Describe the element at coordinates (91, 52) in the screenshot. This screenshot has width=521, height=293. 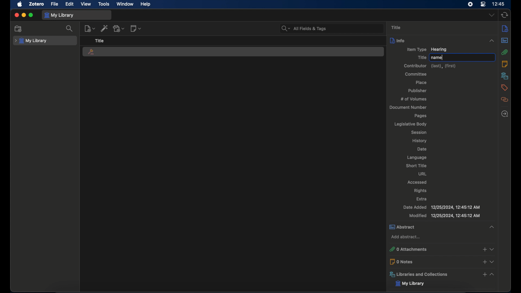
I see `hearing` at that location.